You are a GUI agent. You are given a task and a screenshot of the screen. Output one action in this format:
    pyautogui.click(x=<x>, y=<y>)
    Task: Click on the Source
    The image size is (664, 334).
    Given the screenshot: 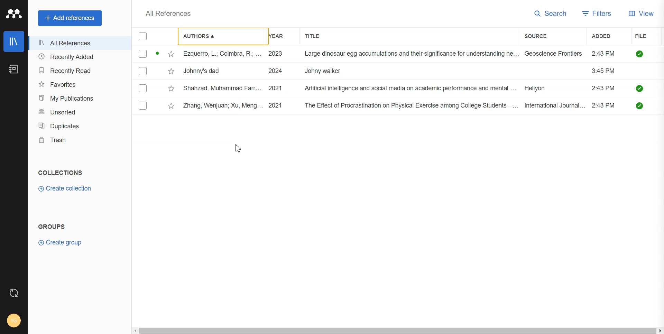 What is the action you would take?
    pyautogui.click(x=546, y=36)
    